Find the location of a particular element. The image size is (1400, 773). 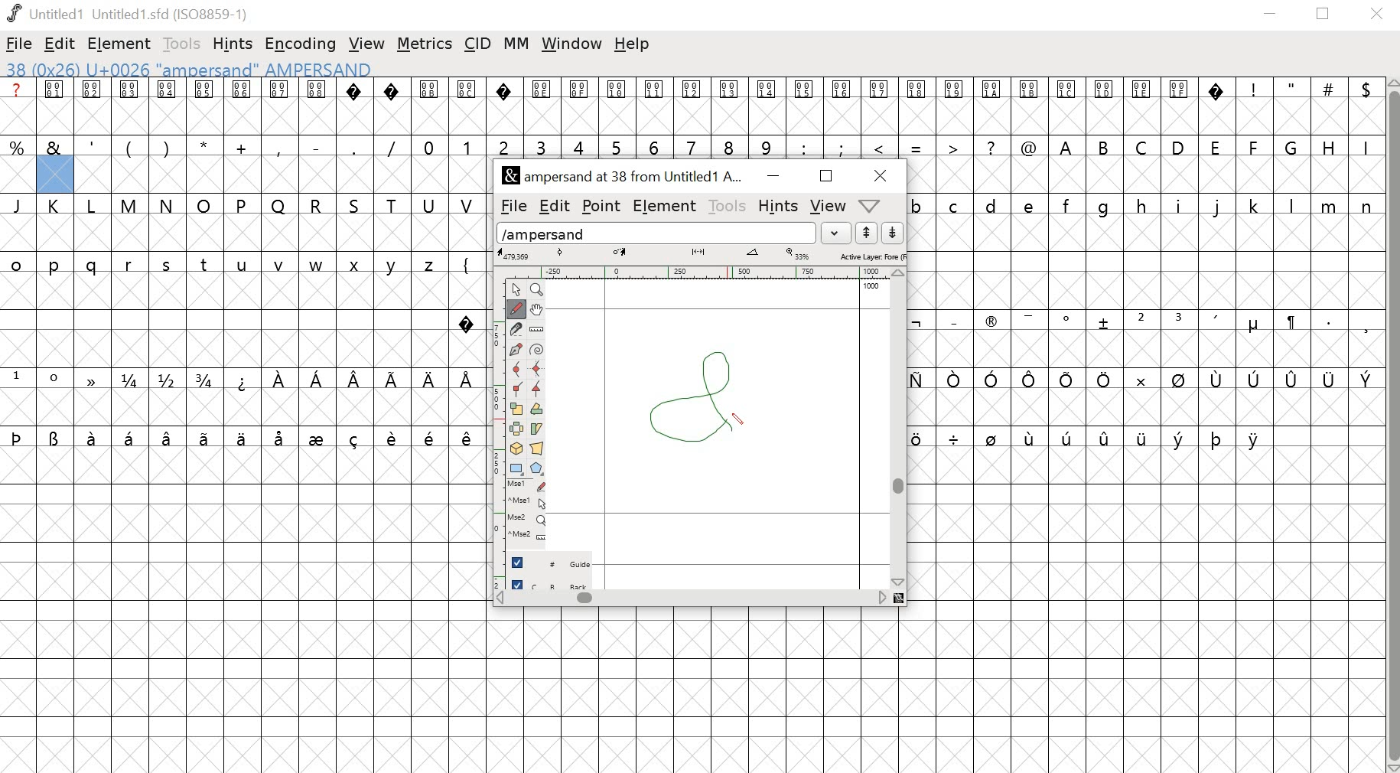

encoding is located at coordinates (300, 44).